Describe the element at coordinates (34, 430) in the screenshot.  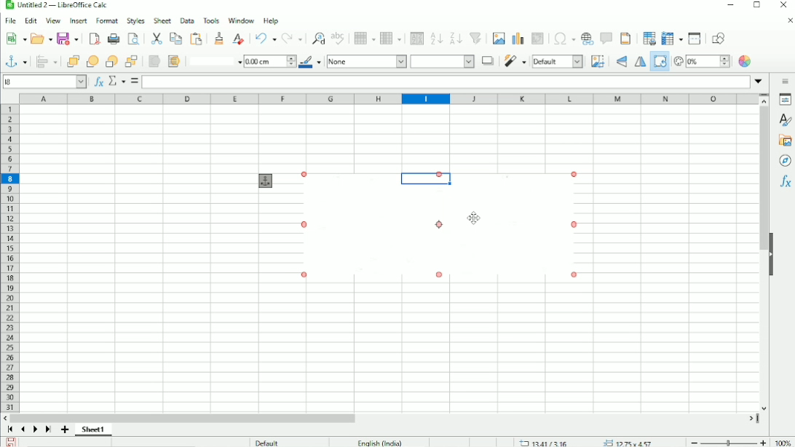
I see `Scroll to next sheet` at that location.